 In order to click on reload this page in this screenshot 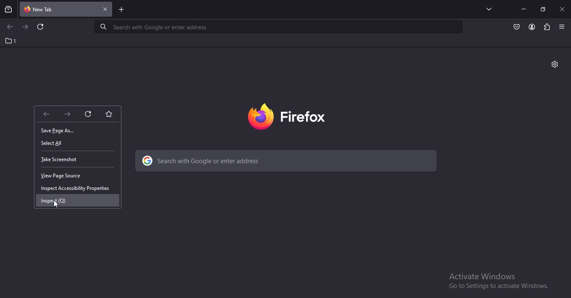, I will do `click(89, 114)`.